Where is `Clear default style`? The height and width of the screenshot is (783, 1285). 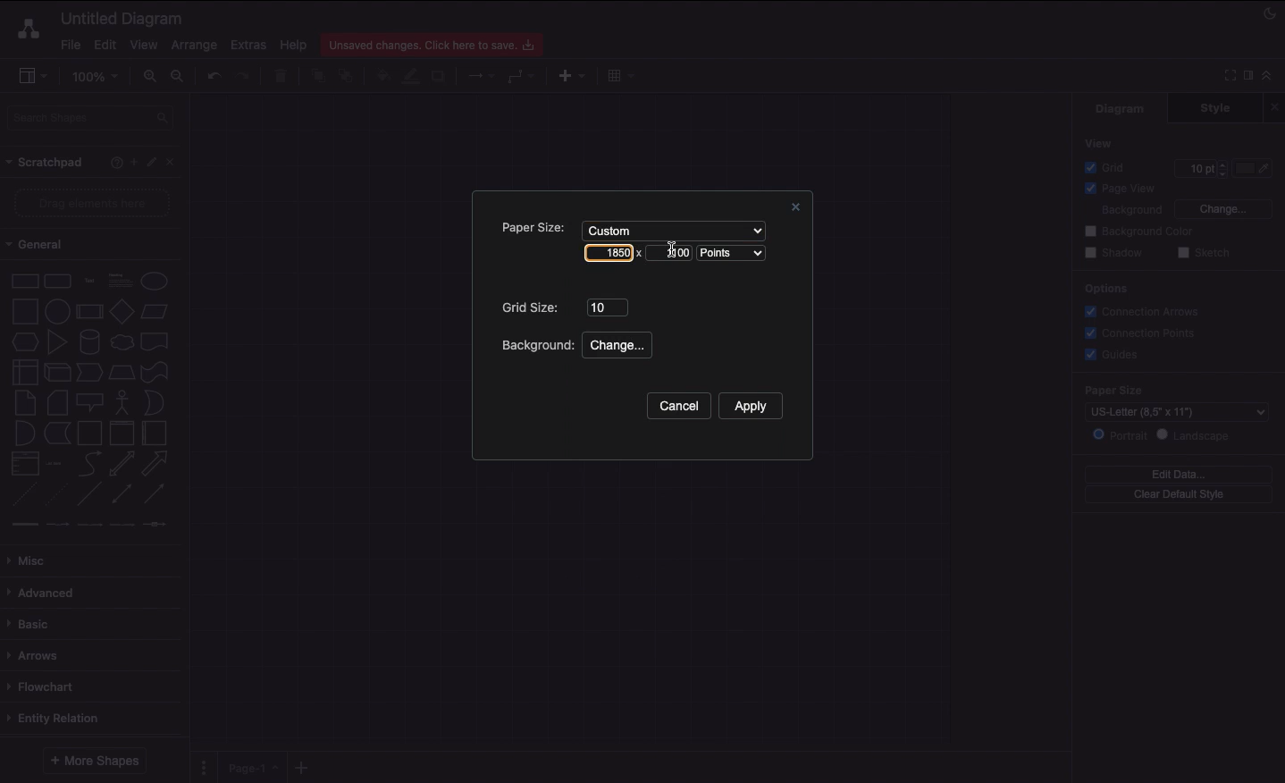 Clear default style is located at coordinates (1178, 495).